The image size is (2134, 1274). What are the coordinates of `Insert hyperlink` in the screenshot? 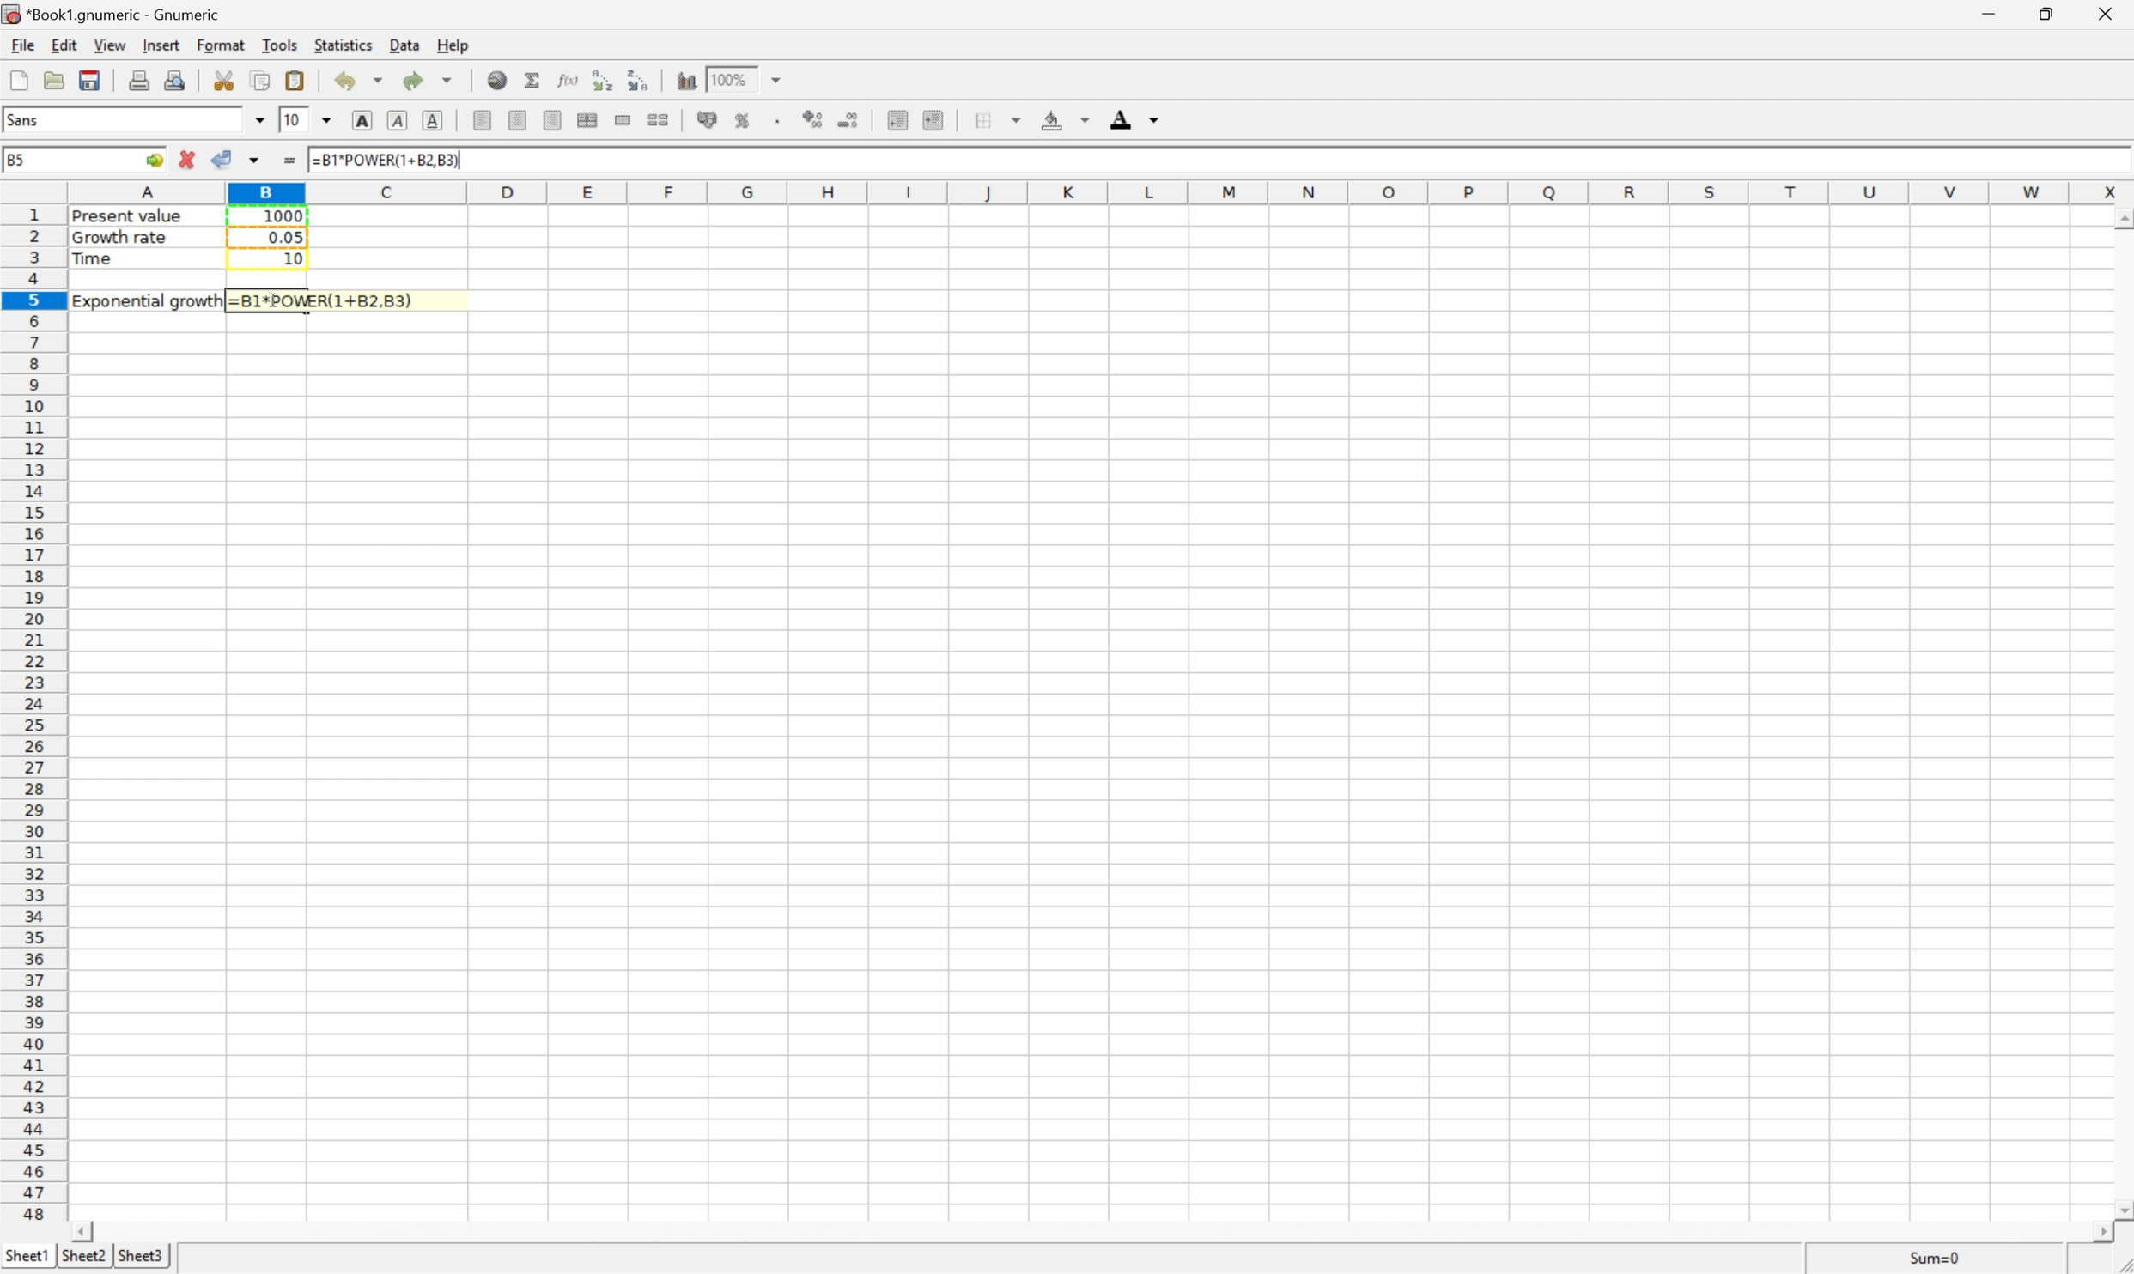 It's located at (498, 81).